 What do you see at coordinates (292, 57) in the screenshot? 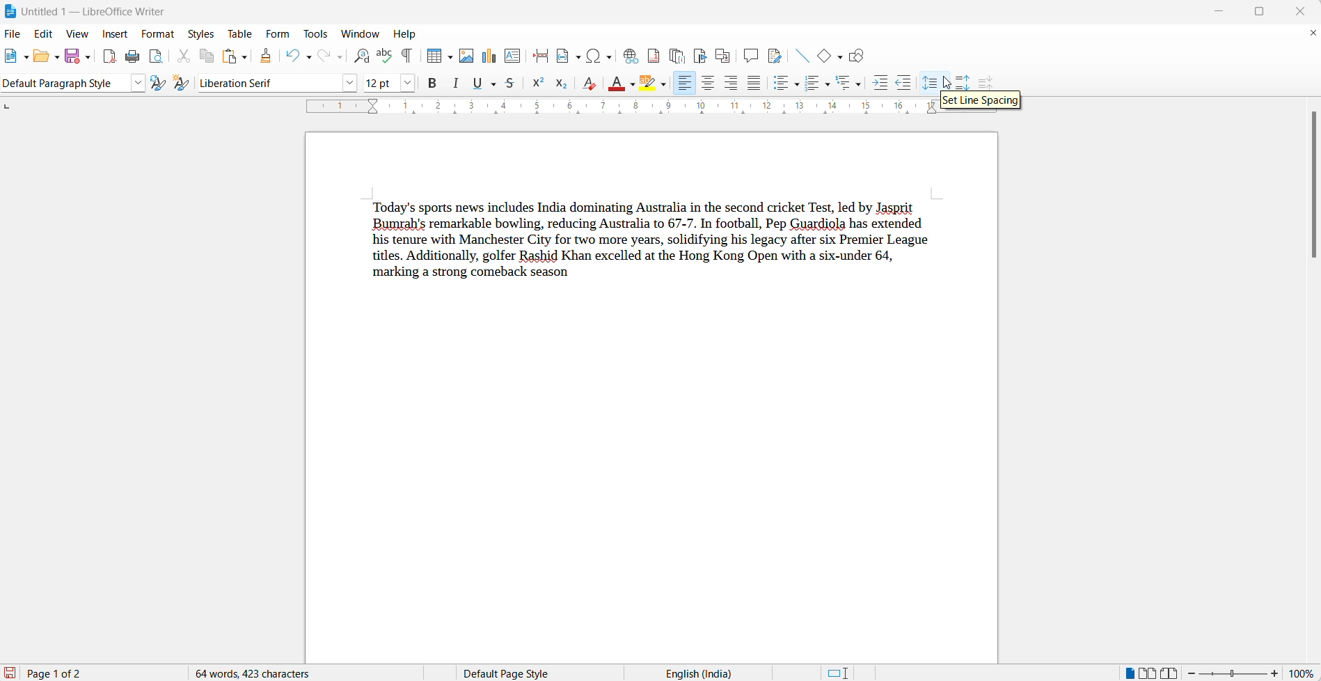
I see `undo` at bounding box center [292, 57].